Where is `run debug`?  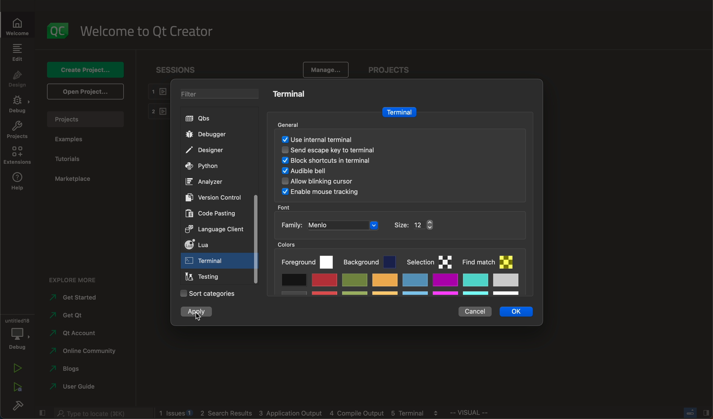
run debug is located at coordinates (16, 389).